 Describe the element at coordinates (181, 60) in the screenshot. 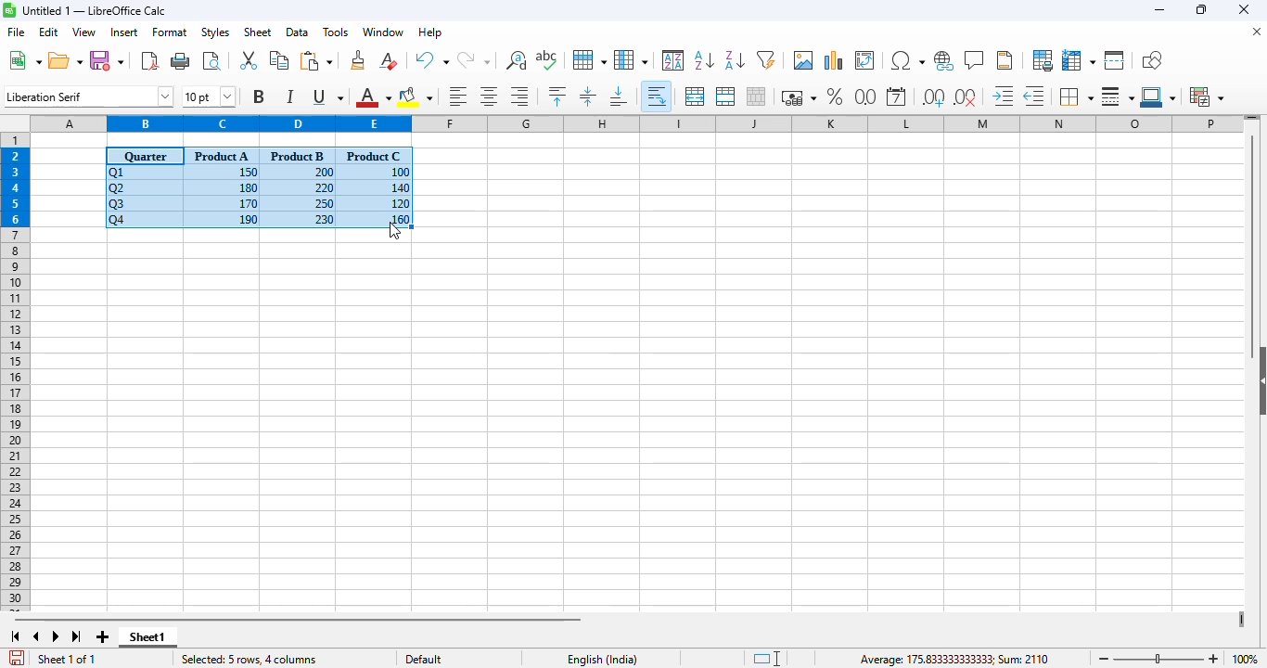

I see `print` at that location.